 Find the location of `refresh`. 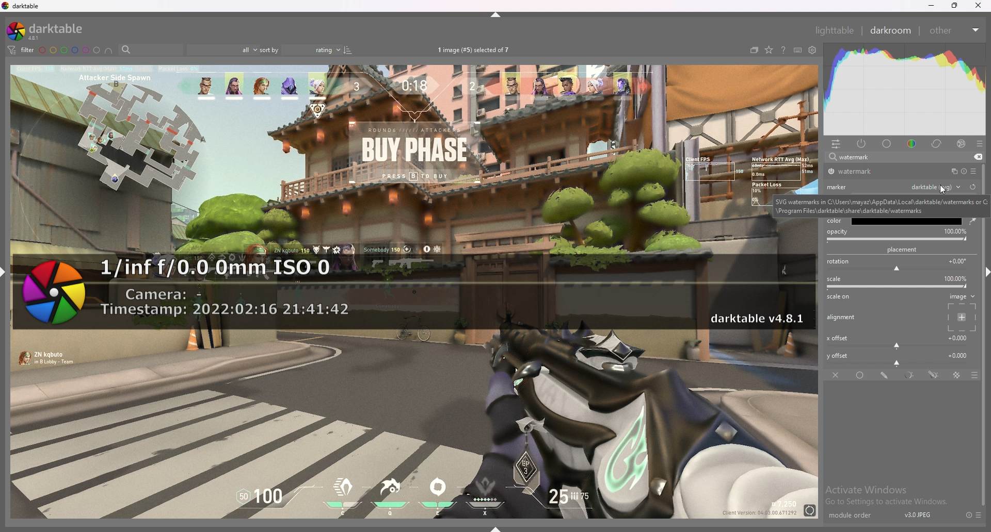

refresh is located at coordinates (972, 187).